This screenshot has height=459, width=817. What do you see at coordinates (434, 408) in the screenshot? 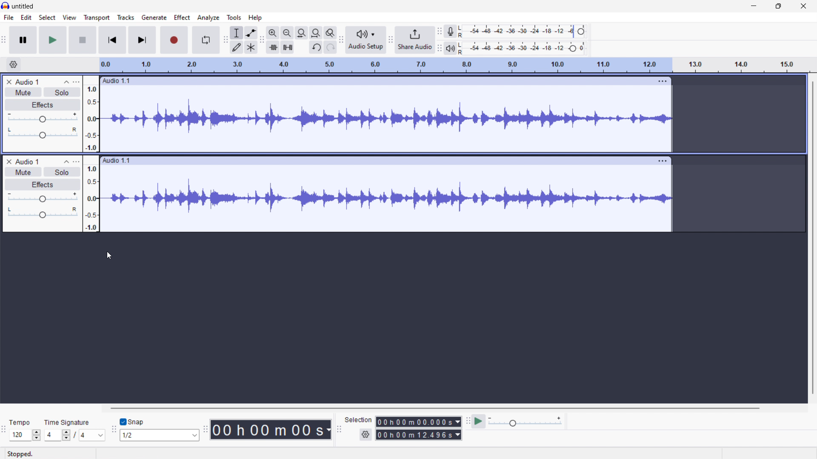
I see `horizontal scrollbar` at bounding box center [434, 408].